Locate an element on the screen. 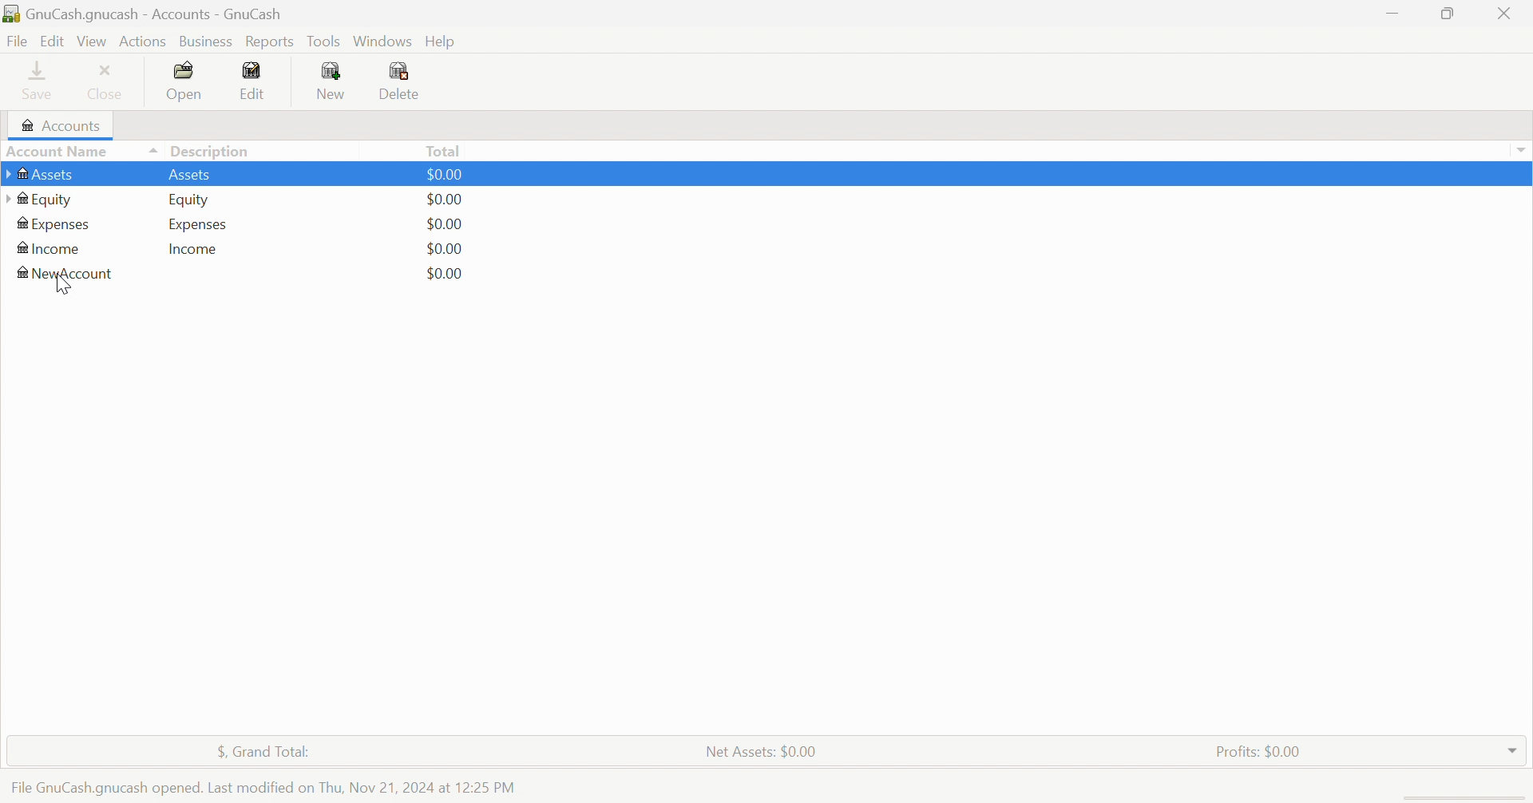  Tools is located at coordinates (325, 42).